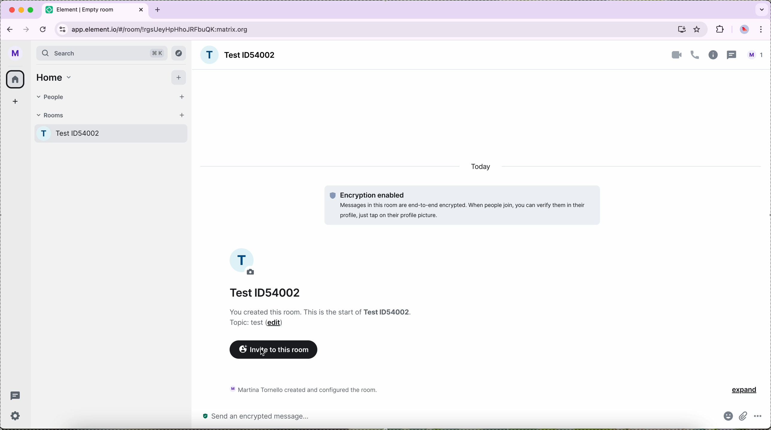  Describe the element at coordinates (53, 76) in the screenshot. I see `home tab` at that location.